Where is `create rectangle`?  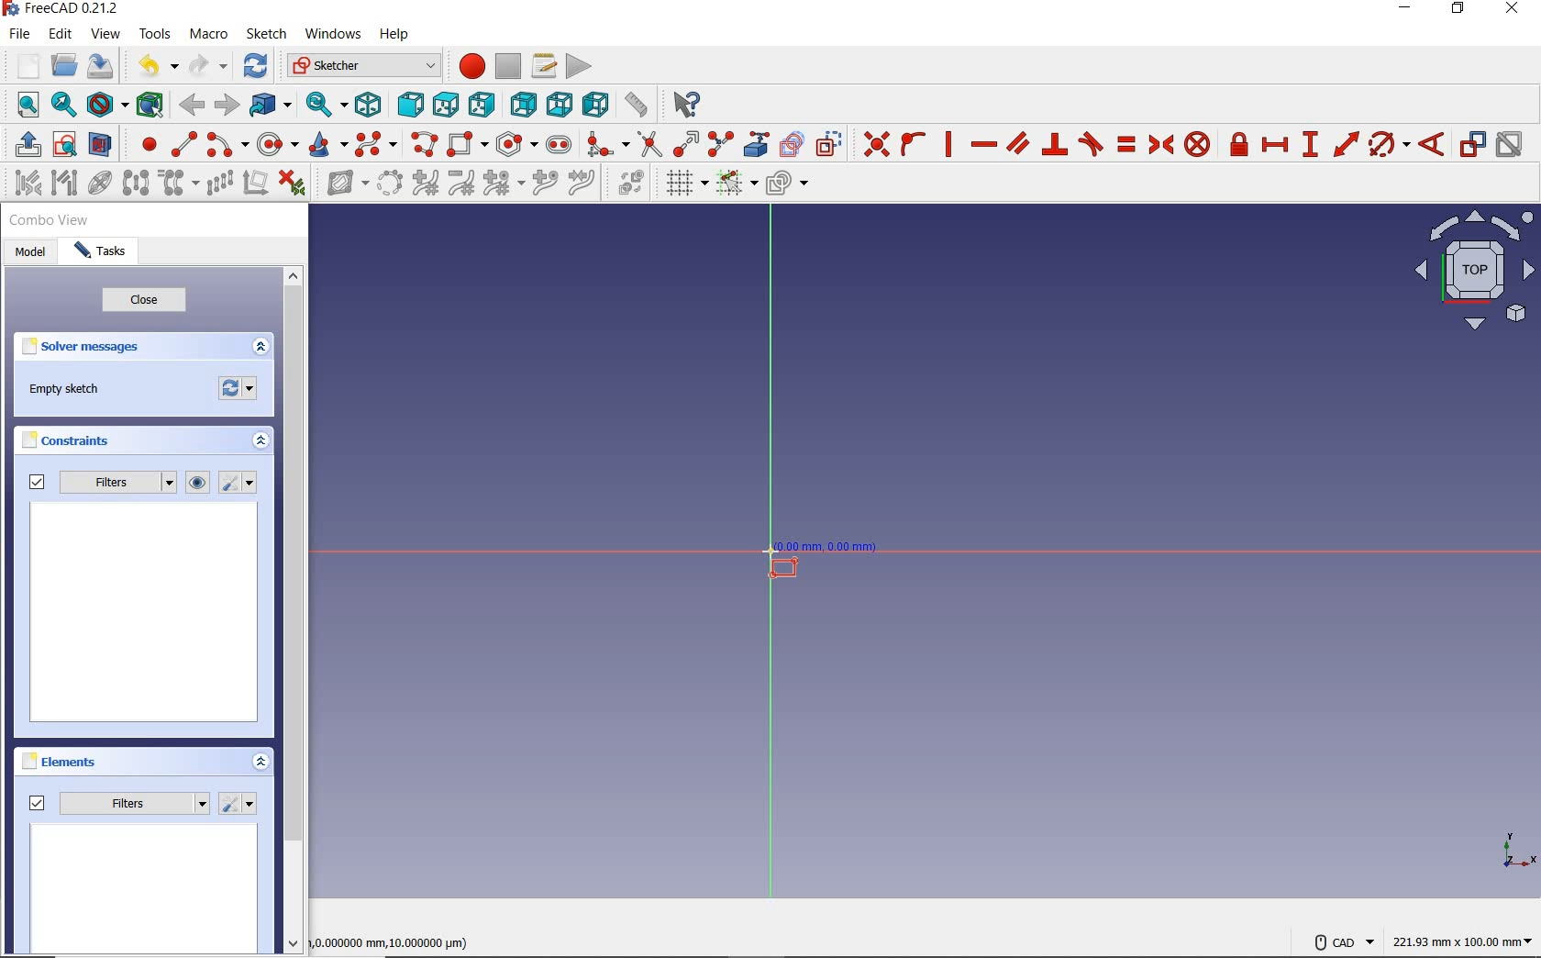 create rectangle is located at coordinates (468, 145).